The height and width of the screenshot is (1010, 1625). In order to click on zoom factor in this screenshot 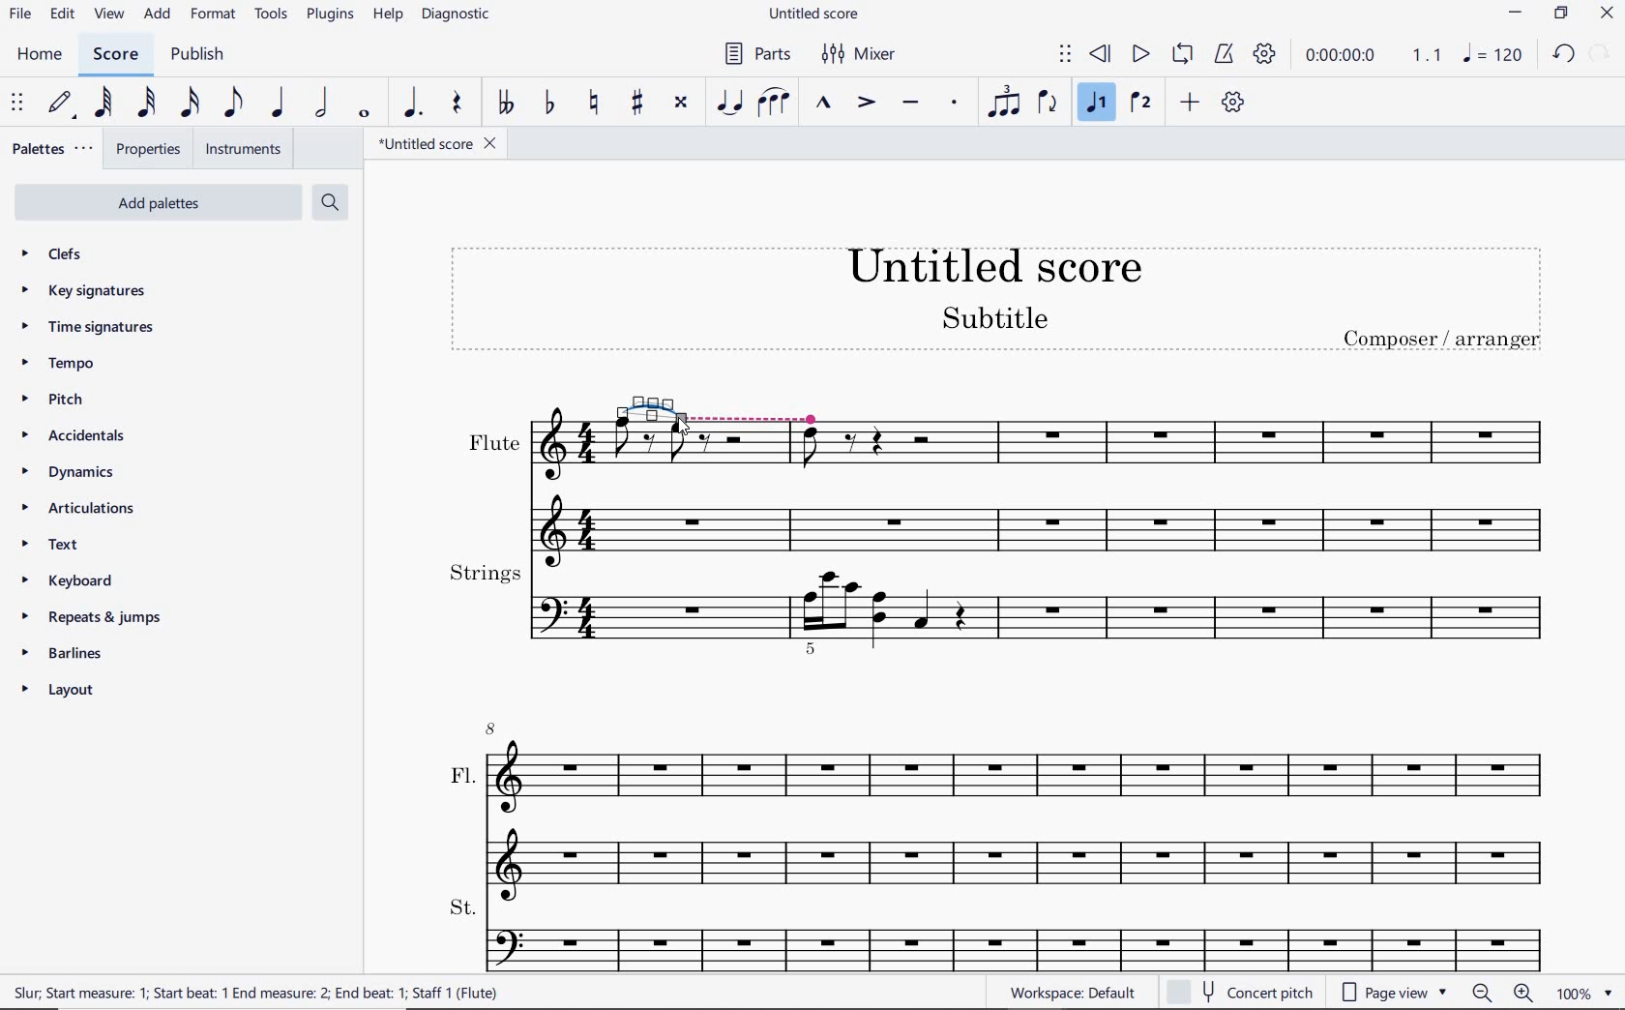, I will do `click(1581, 993)`.